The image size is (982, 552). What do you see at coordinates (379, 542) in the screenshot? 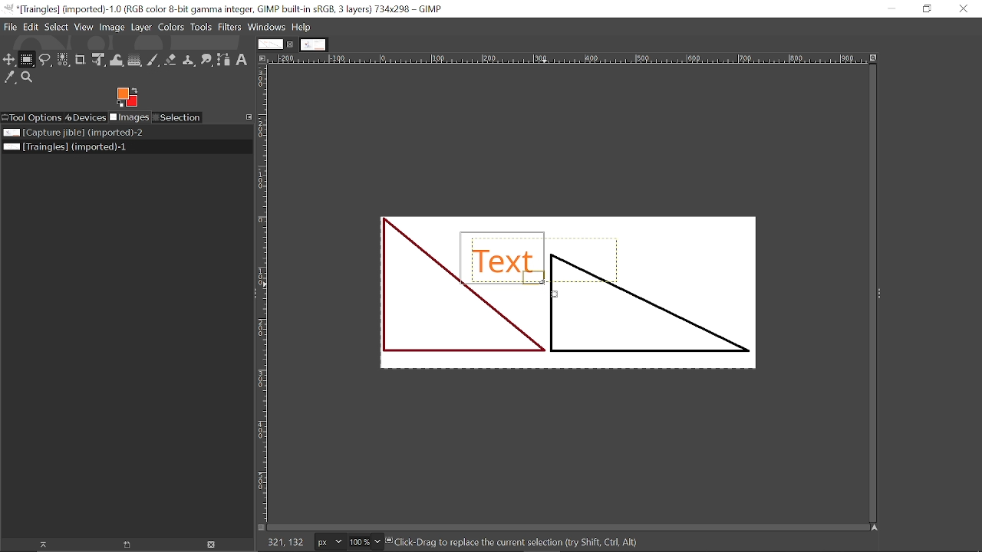
I see `Zoom options` at bounding box center [379, 542].